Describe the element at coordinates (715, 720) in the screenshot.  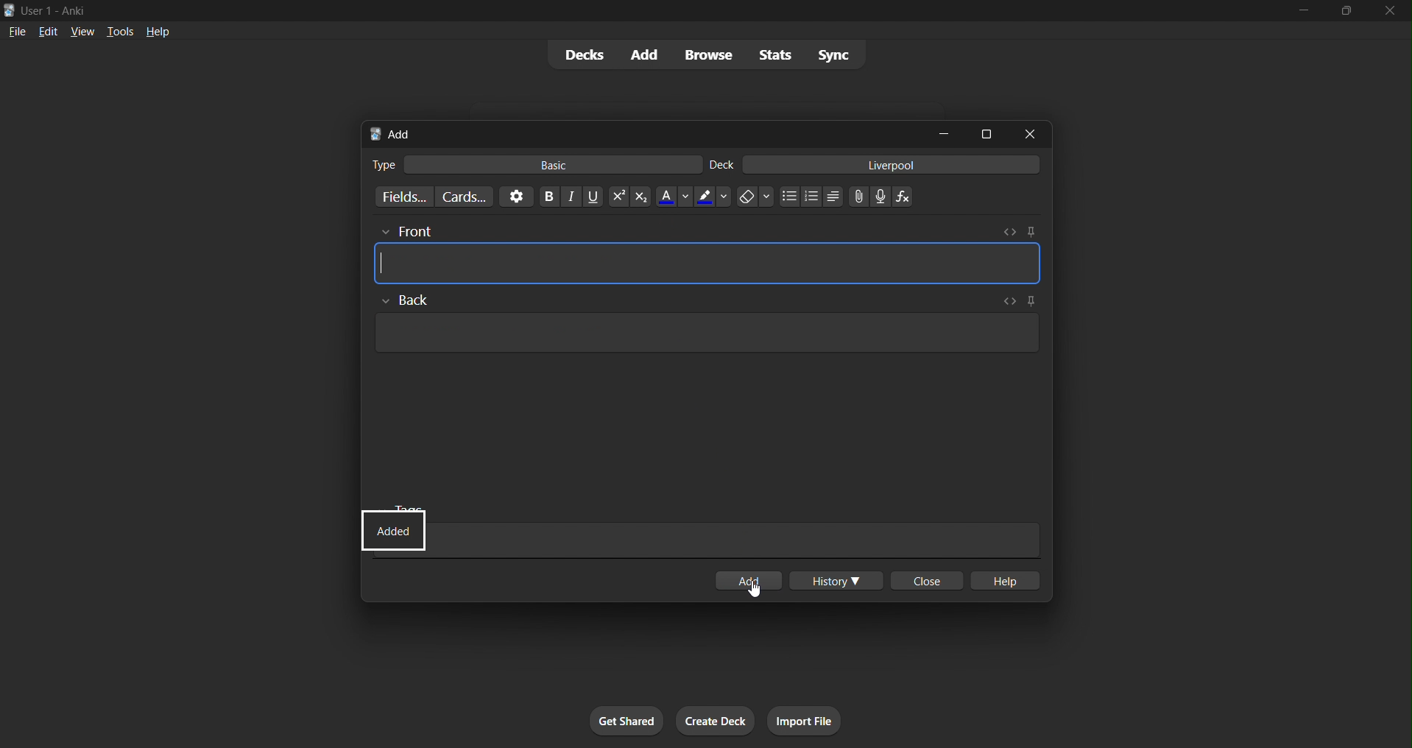
I see `create deck` at that location.